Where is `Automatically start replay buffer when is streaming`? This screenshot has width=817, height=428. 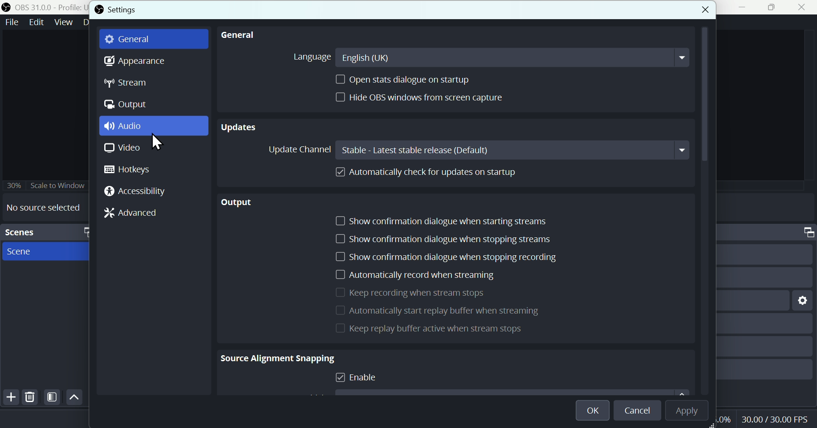
Automatically start replay buffer when is streaming is located at coordinates (475, 313).